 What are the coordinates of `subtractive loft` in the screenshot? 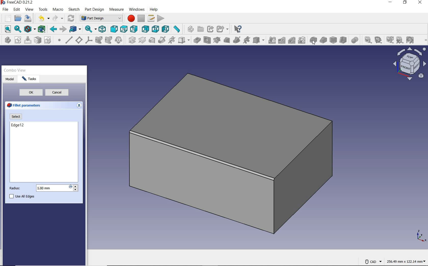 It's located at (227, 41).